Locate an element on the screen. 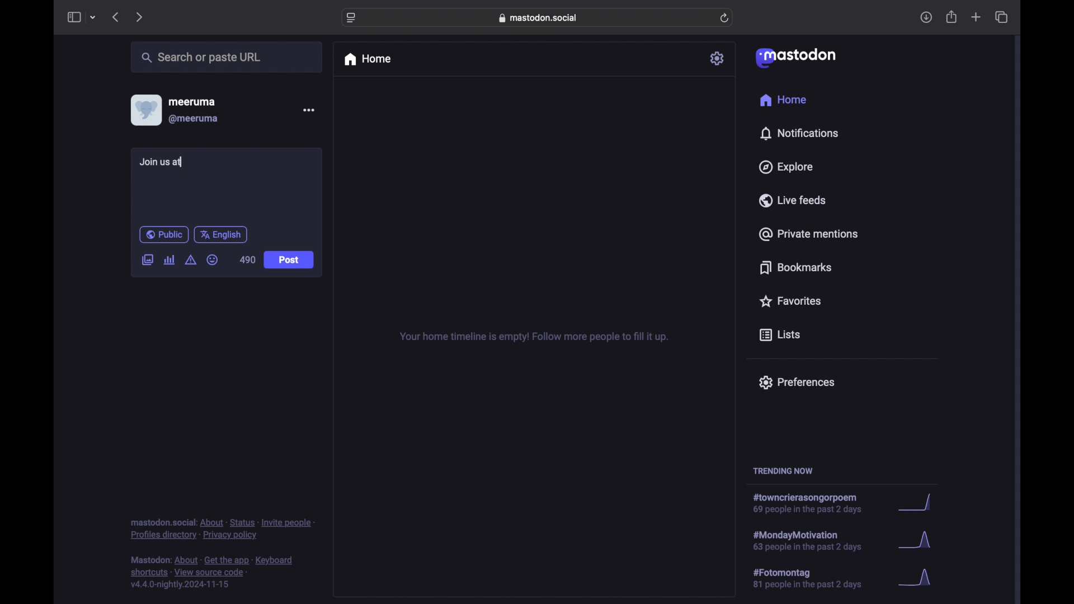 This screenshot has width=1074, height=604. footnote is located at coordinates (223, 528).